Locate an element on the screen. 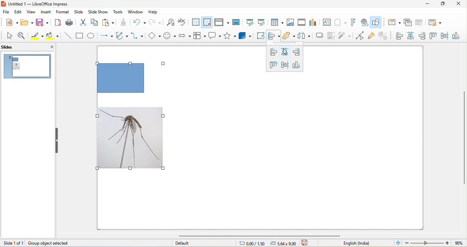 This screenshot has width=467, height=247. close is located at coordinates (48, 47).